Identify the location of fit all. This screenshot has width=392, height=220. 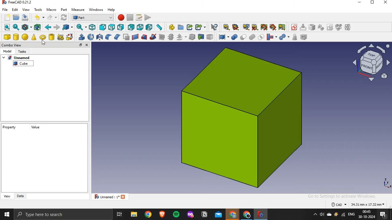
(7, 27).